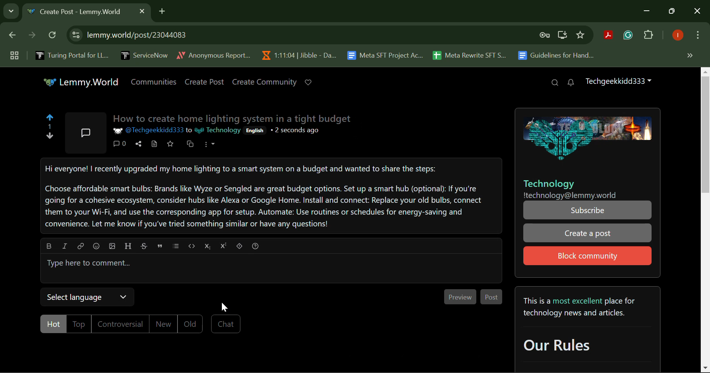 The width and height of the screenshot is (710, 373). I want to click on Minimize Down, so click(648, 11).